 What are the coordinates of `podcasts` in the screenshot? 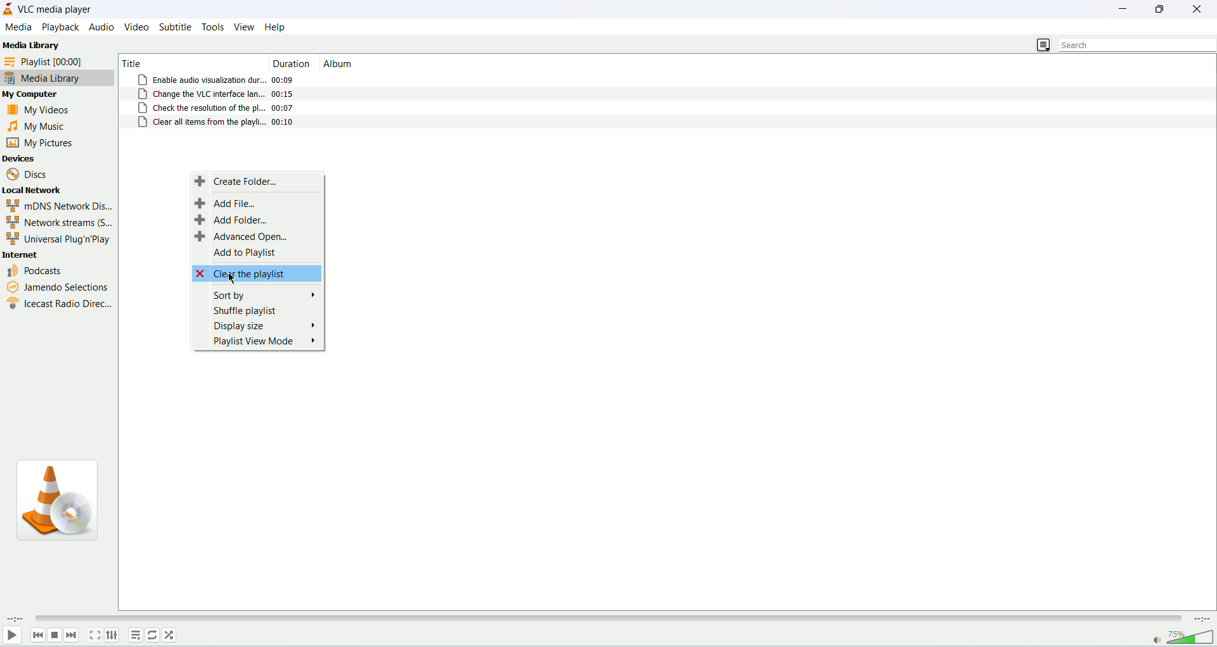 It's located at (37, 272).